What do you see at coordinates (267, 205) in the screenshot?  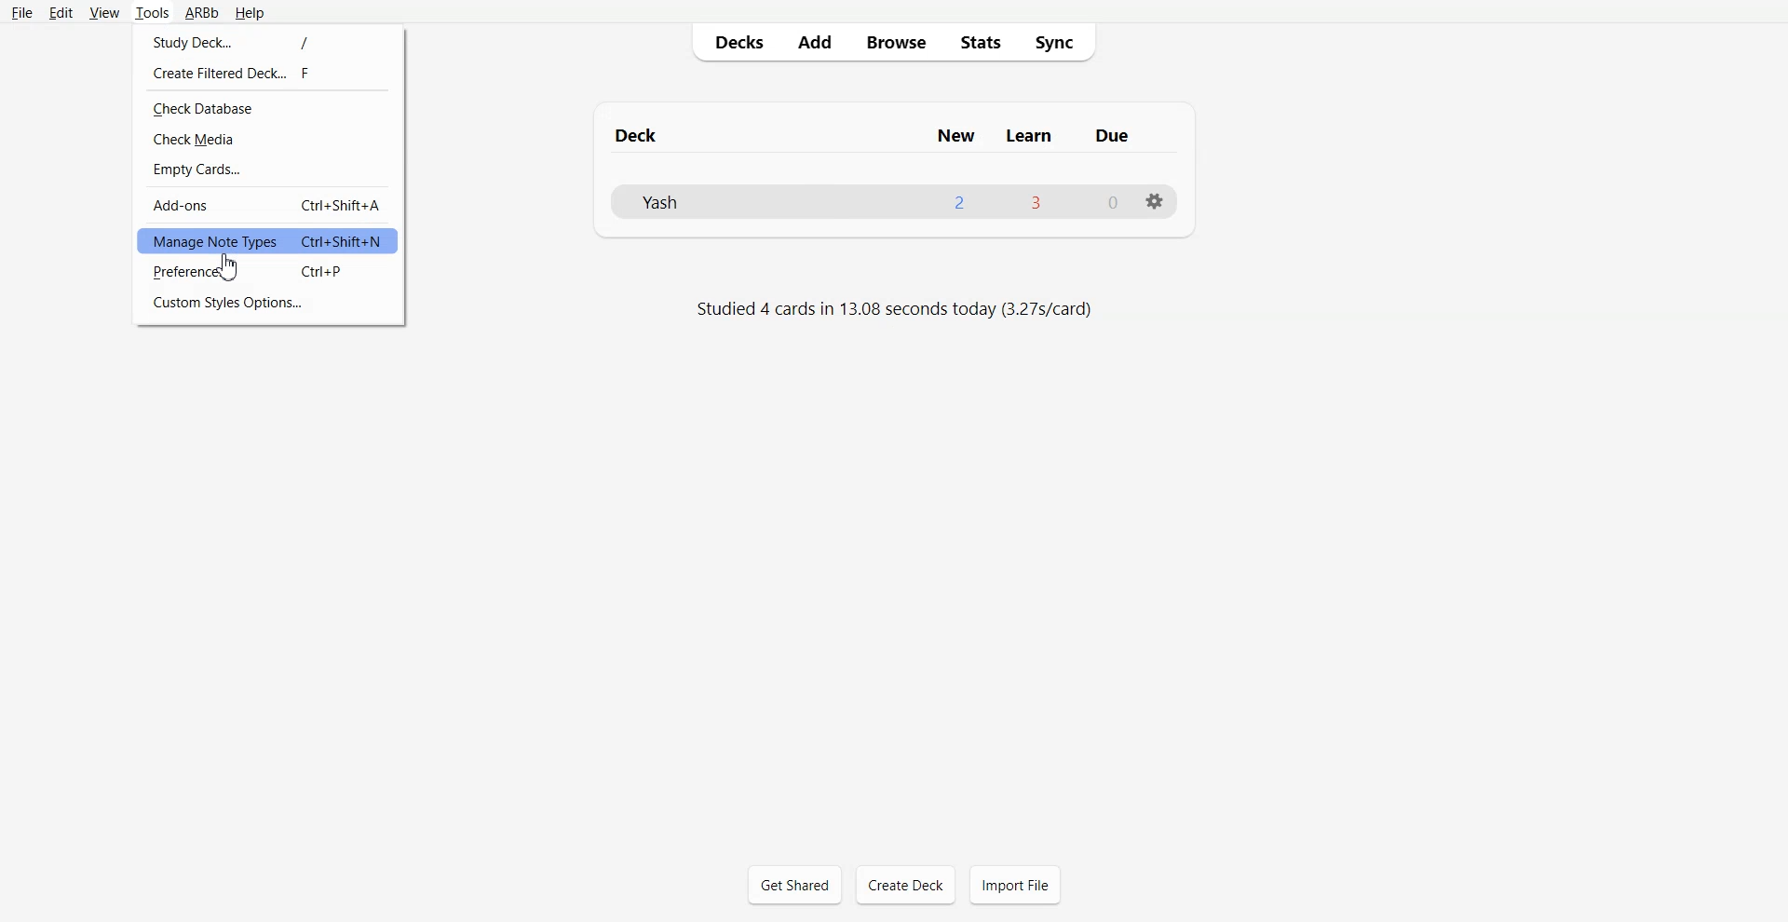 I see `Add-ons` at bounding box center [267, 205].